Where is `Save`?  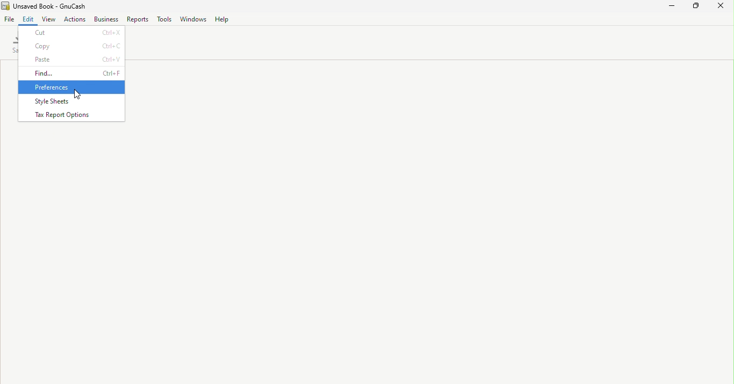
Save is located at coordinates (13, 46).